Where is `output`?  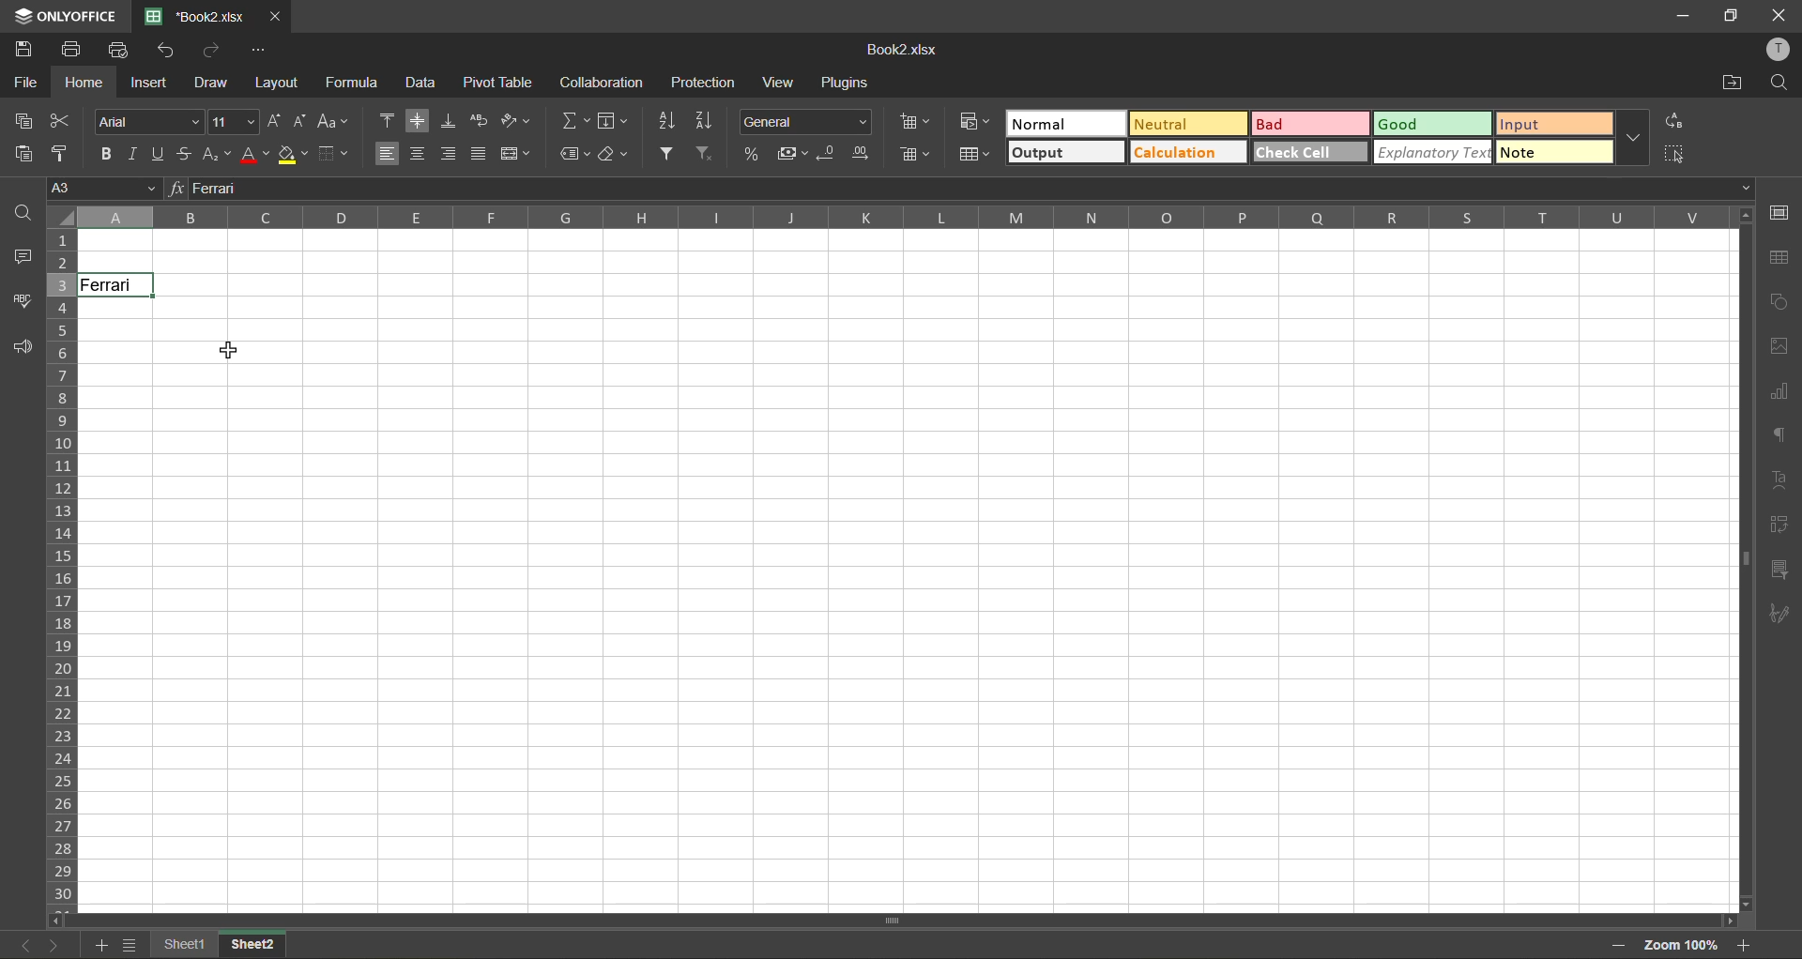
output is located at coordinates (1069, 154).